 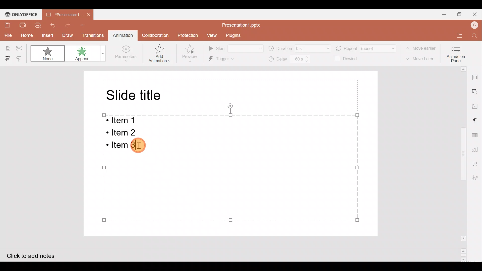 What do you see at coordinates (22, 24) in the screenshot?
I see `Print file` at bounding box center [22, 24].